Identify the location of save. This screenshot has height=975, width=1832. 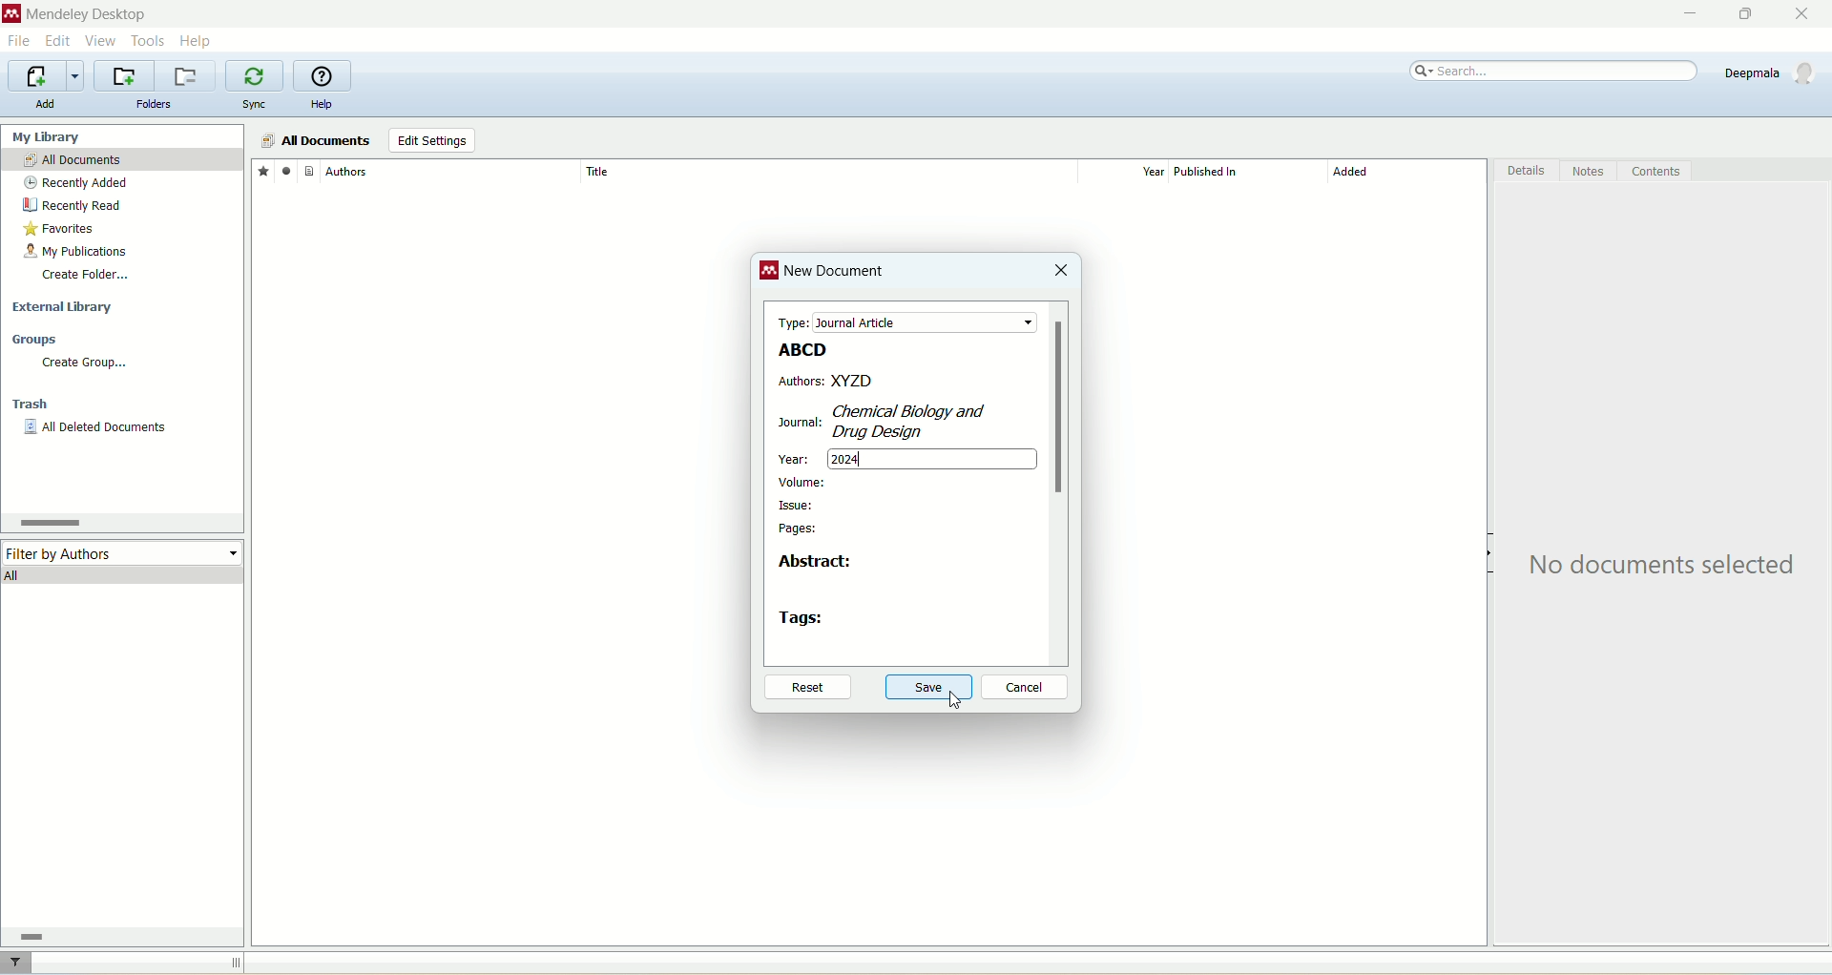
(931, 689).